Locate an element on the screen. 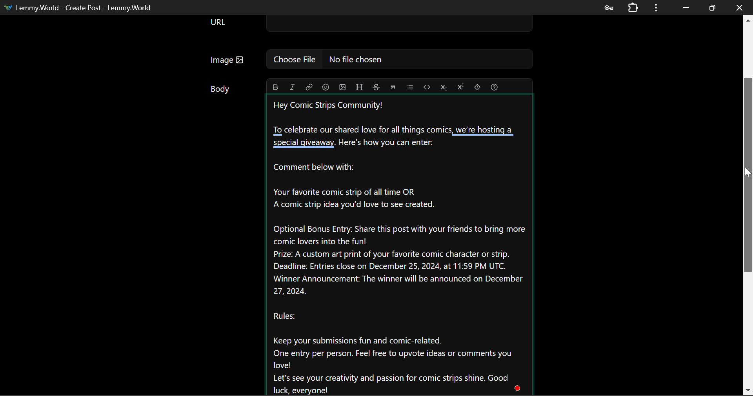  Options is located at coordinates (655, 7).